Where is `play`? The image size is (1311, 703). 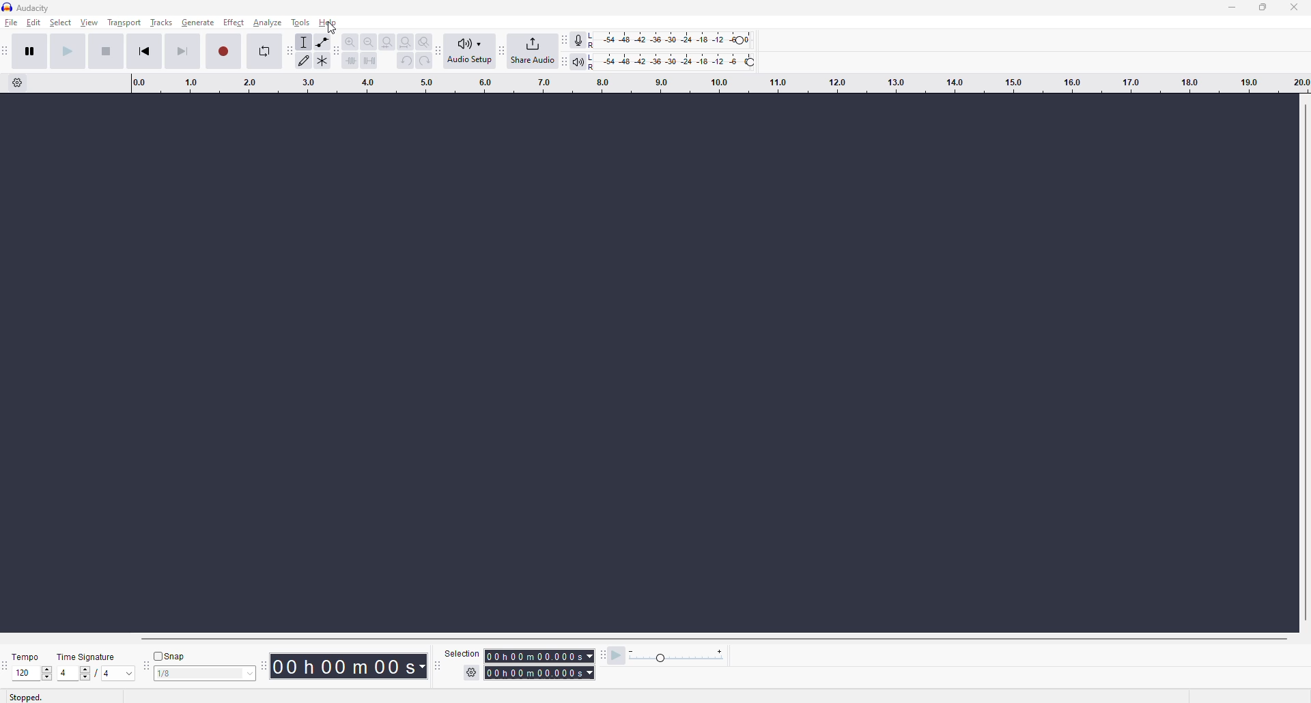
play is located at coordinates (68, 51).